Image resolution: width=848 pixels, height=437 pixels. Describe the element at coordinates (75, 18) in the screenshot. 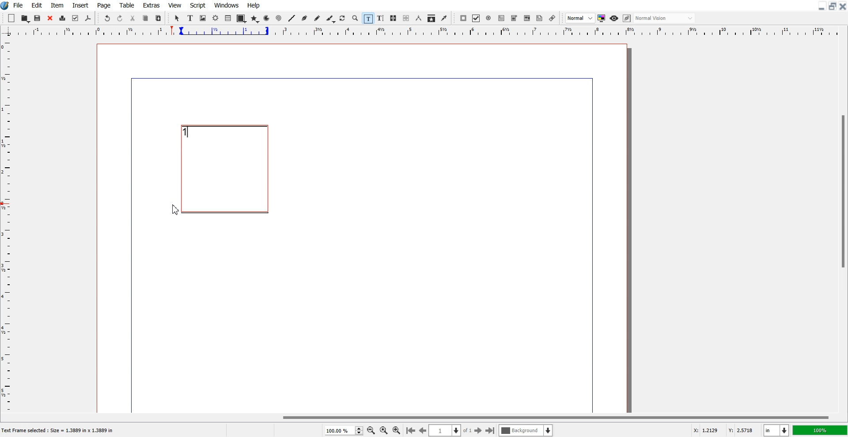

I see `Preflight verifier` at that location.